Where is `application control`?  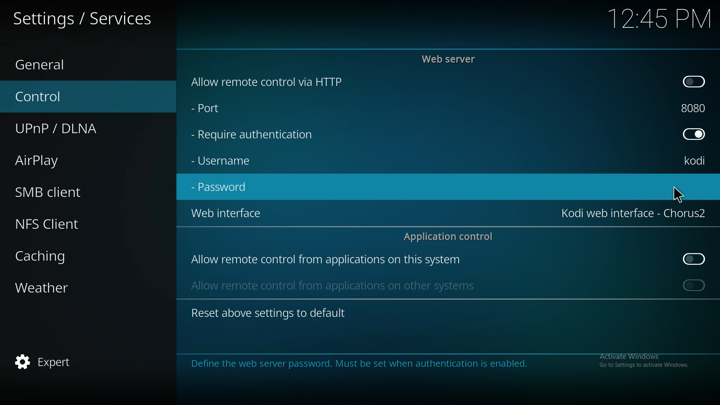 application control is located at coordinates (452, 236).